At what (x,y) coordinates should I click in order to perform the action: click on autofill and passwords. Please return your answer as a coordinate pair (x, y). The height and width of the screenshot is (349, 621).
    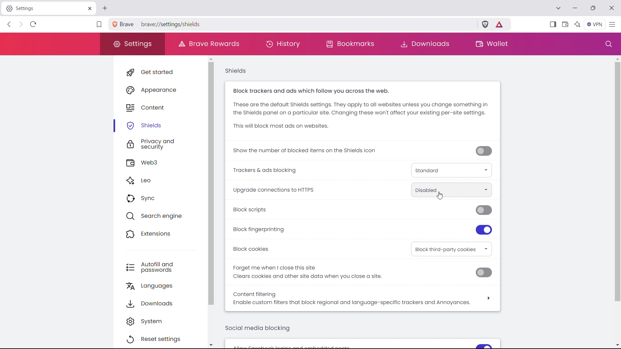
    Looking at the image, I should click on (163, 267).